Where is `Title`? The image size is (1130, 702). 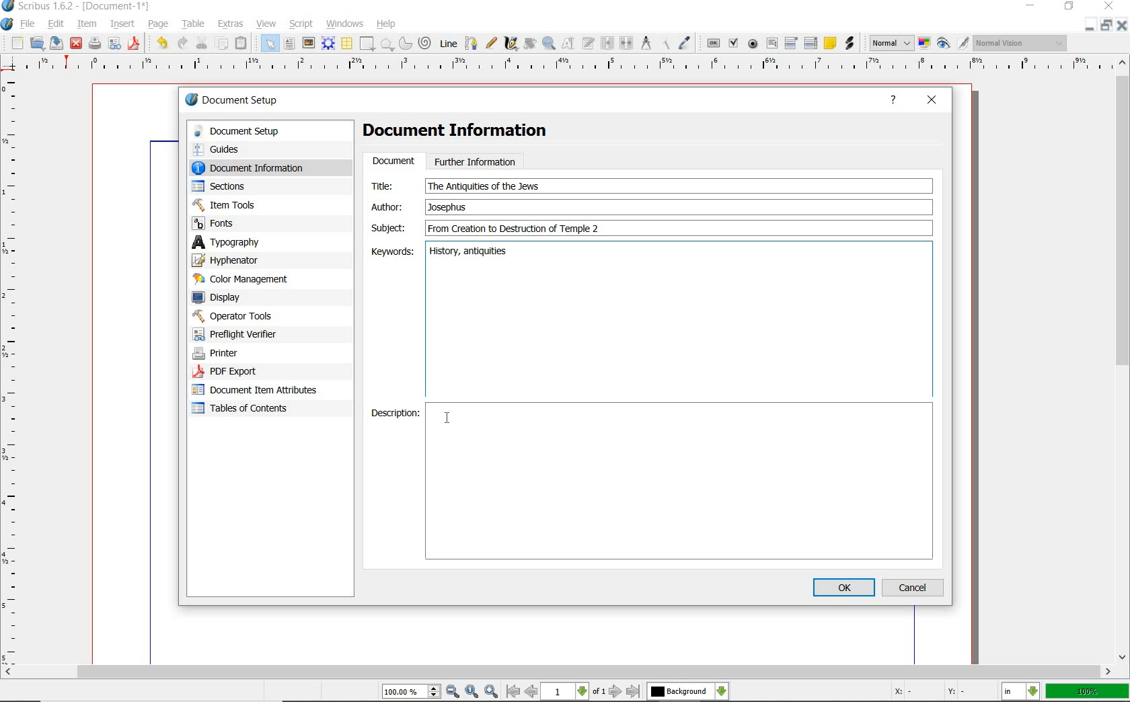
Title is located at coordinates (391, 186).